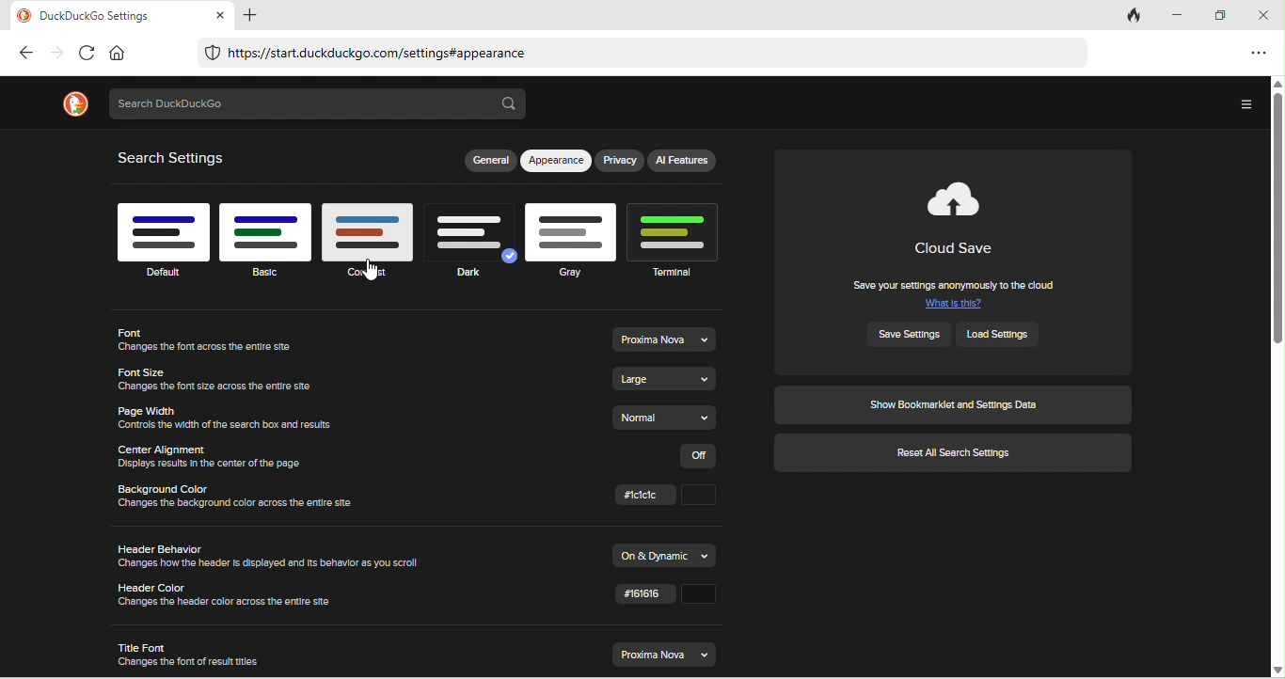  What do you see at coordinates (231, 596) in the screenshot?
I see `header color` at bounding box center [231, 596].